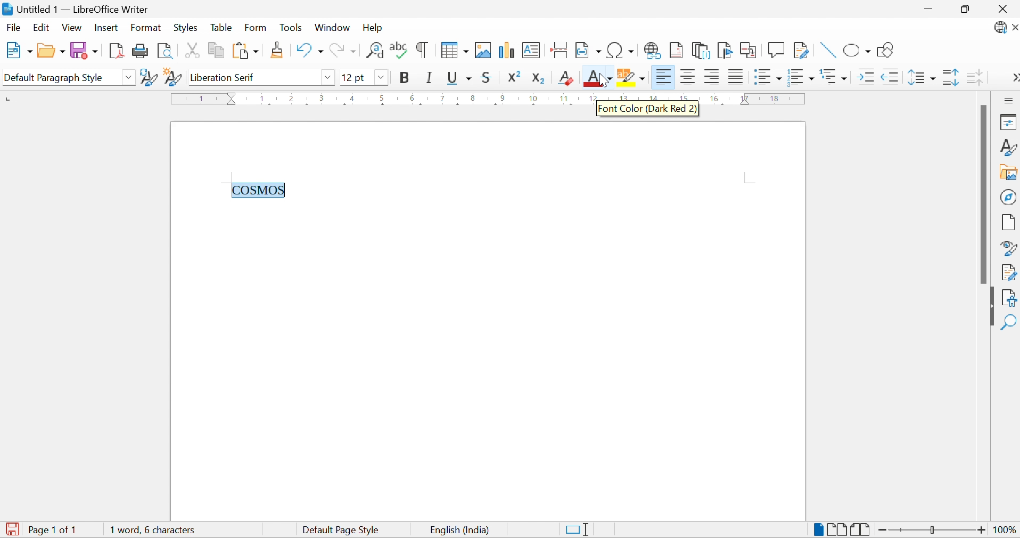 This screenshot has width=1020, height=538. What do you see at coordinates (327, 77) in the screenshot?
I see `Drop Down` at bounding box center [327, 77].